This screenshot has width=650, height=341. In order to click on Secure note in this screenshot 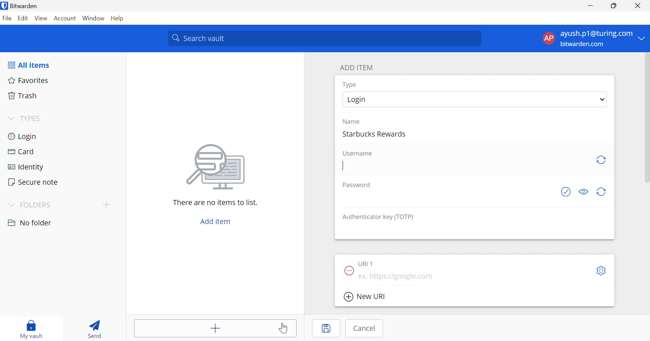, I will do `click(33, 182)`.